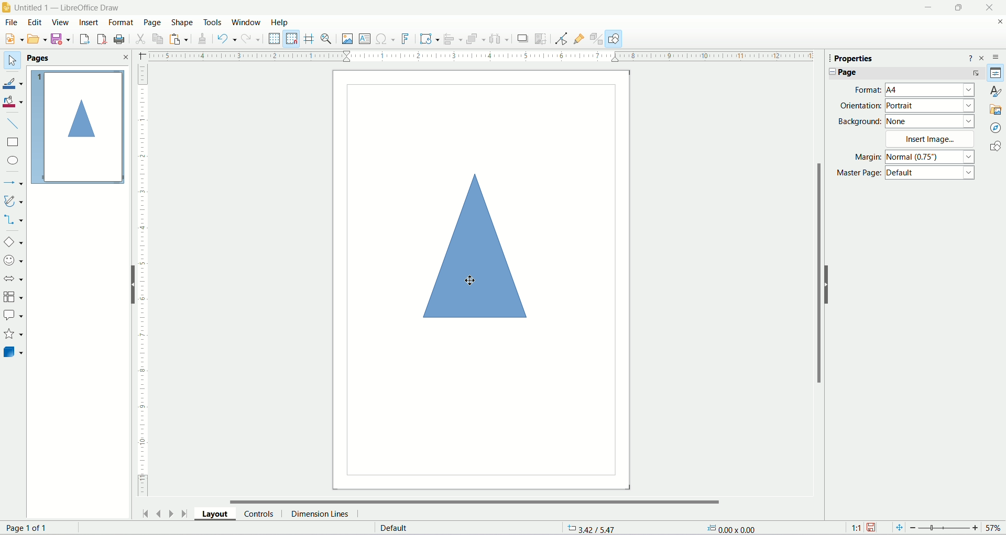 The image size is (1006, 535). I want to click on Unsaved change indicator, so click(872, 527).